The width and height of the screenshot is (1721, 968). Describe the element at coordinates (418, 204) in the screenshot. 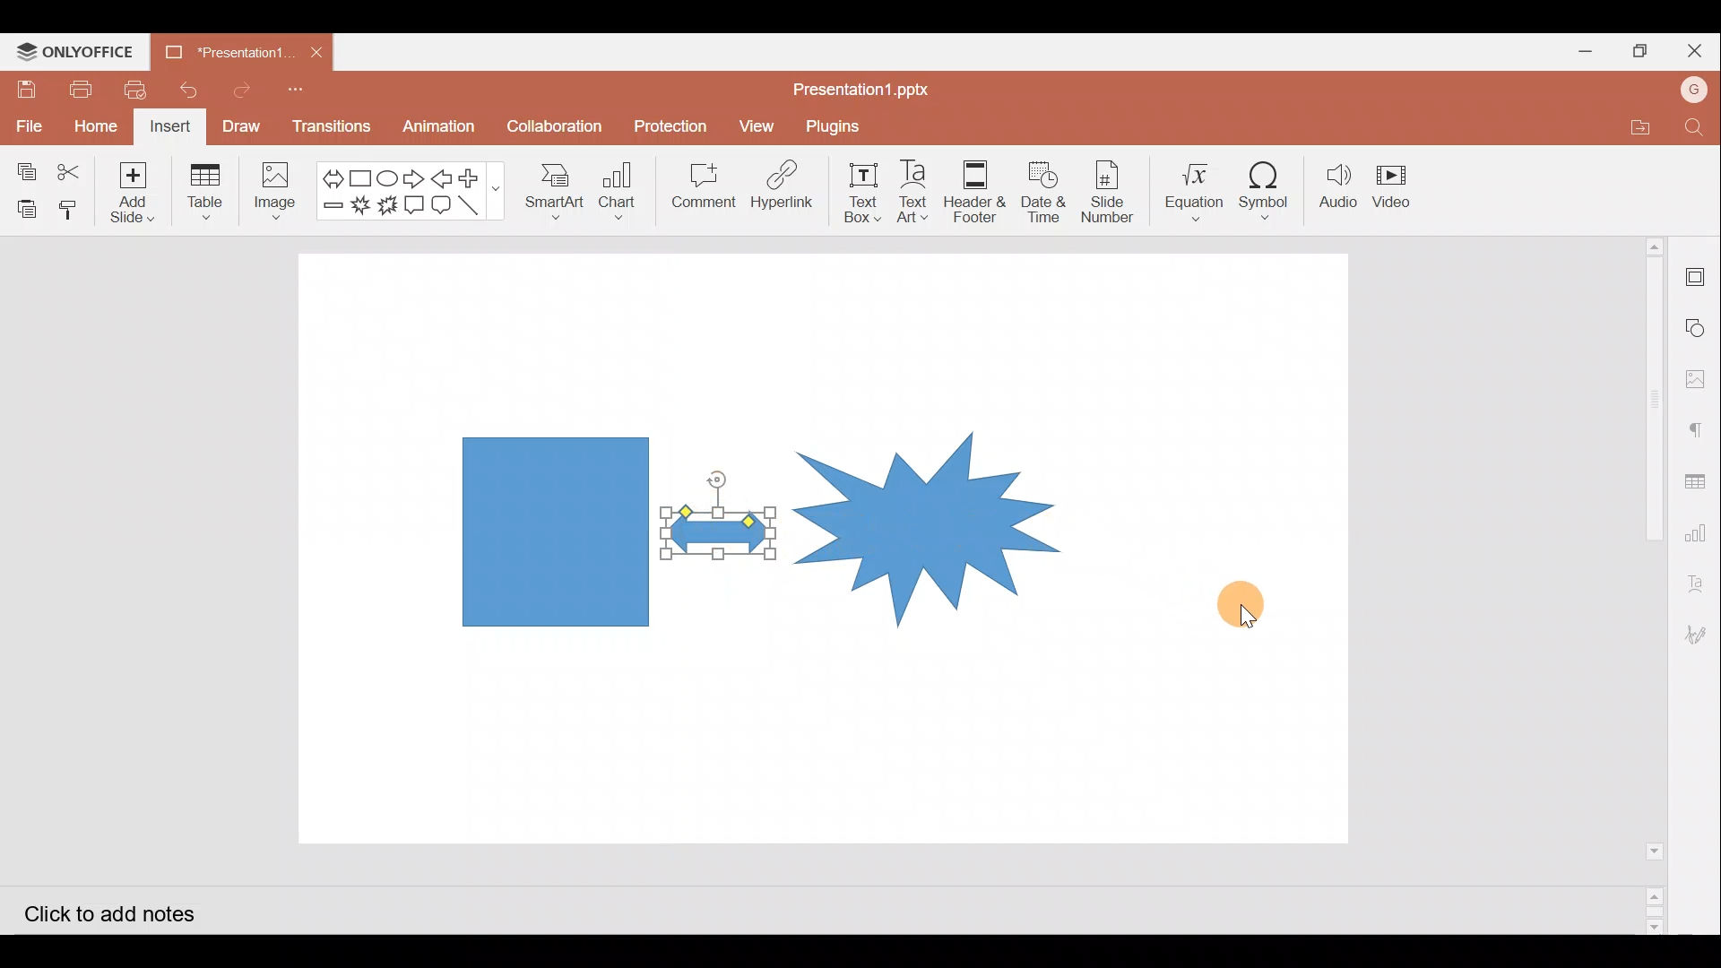

I see `Rectangular callout` at that location.